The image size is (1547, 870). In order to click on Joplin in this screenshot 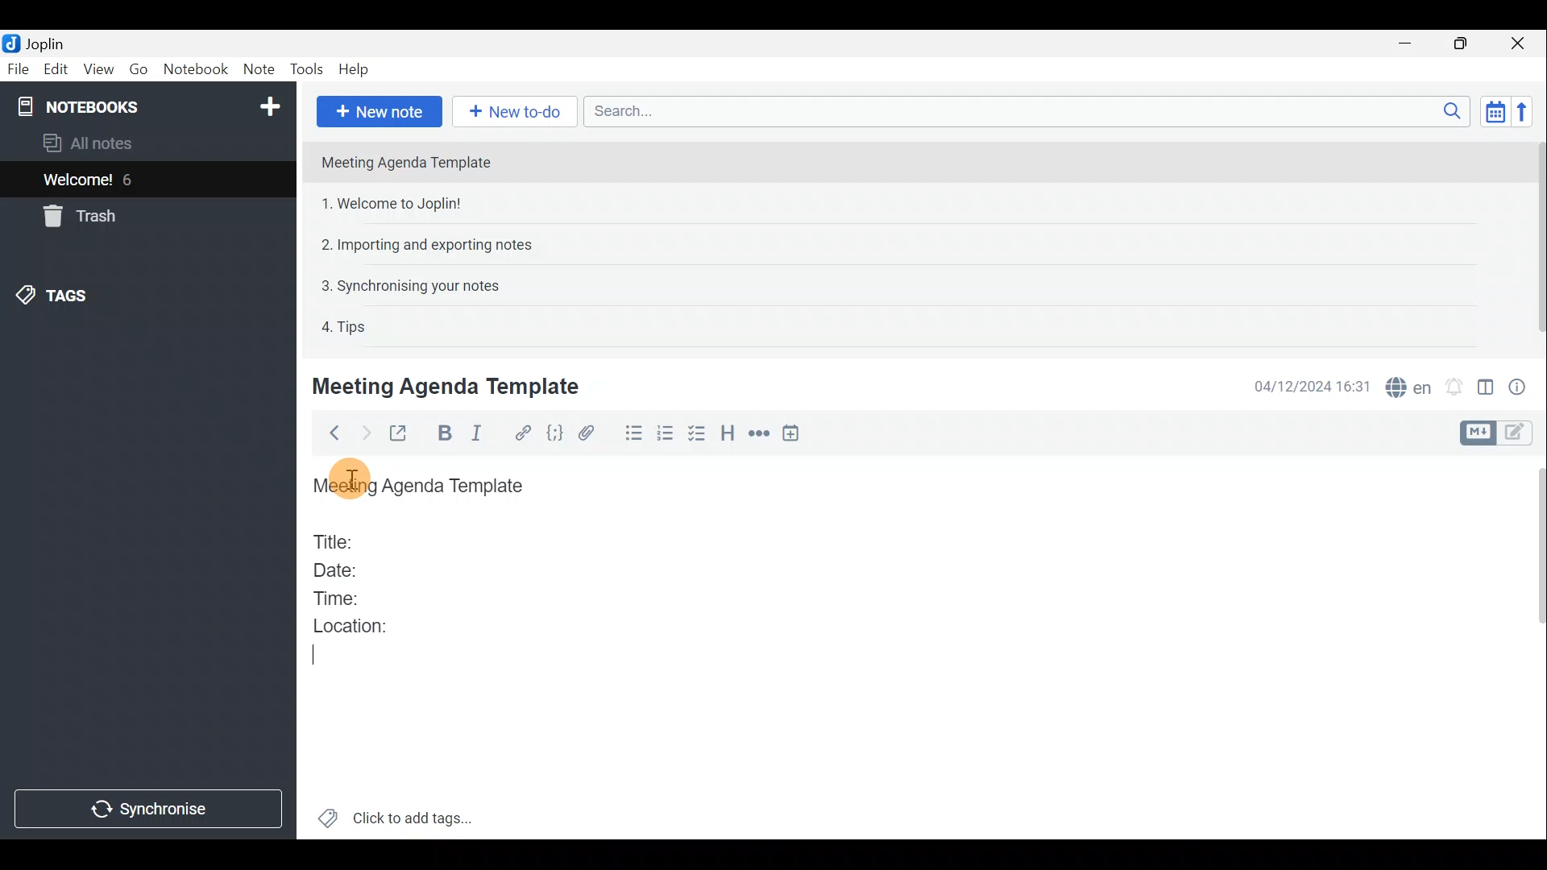, I will do `click(44, 43)`.